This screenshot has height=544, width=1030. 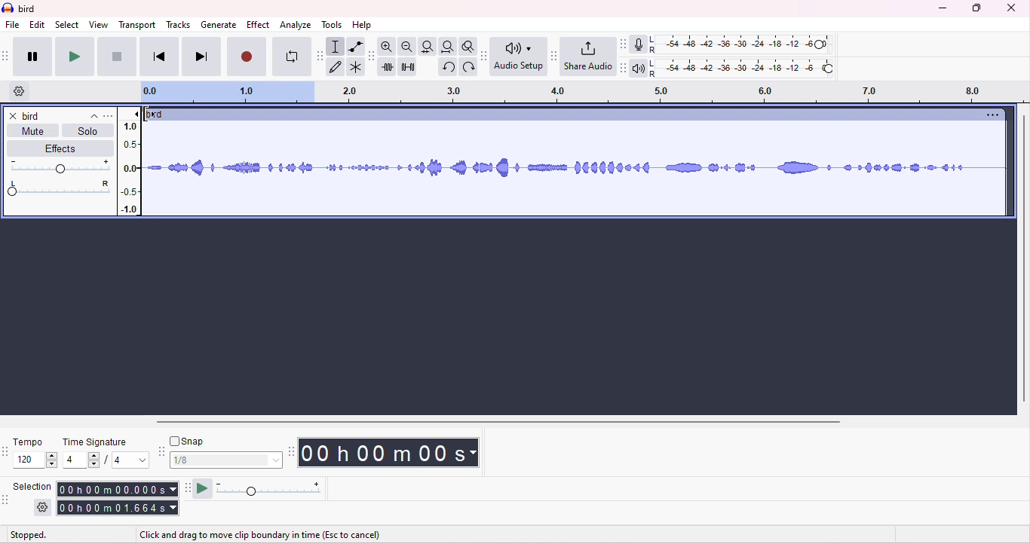 What do you see at coordinates (520, 57) in the screenshot?
I see `audio set up ` at bounding box center [520, 57].